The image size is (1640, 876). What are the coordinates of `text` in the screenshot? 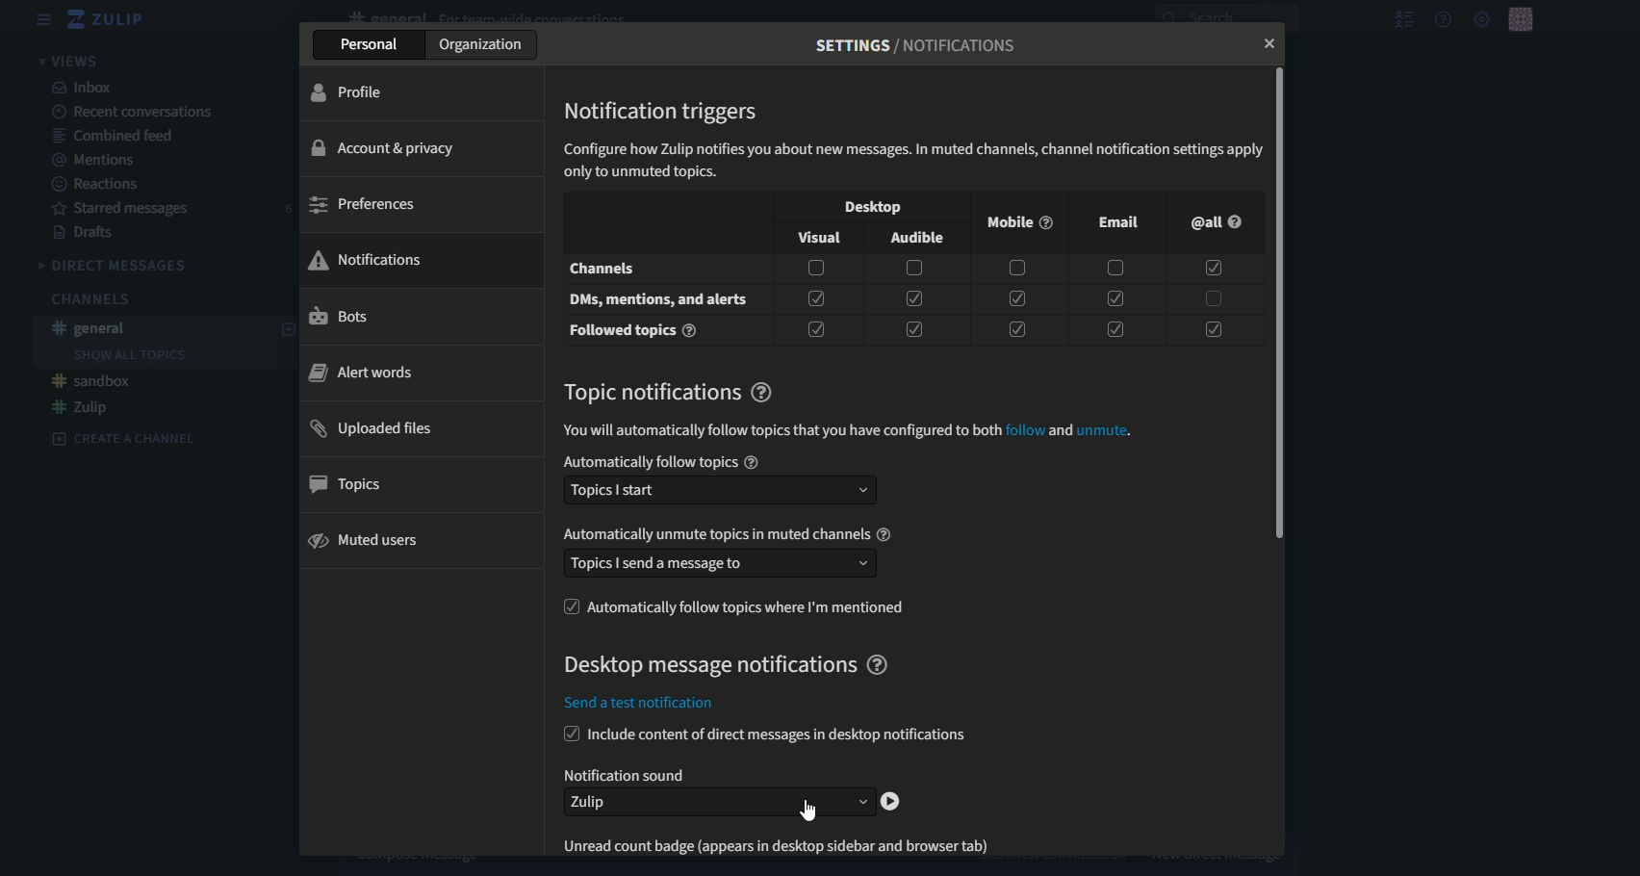 It's located at (728, 663).